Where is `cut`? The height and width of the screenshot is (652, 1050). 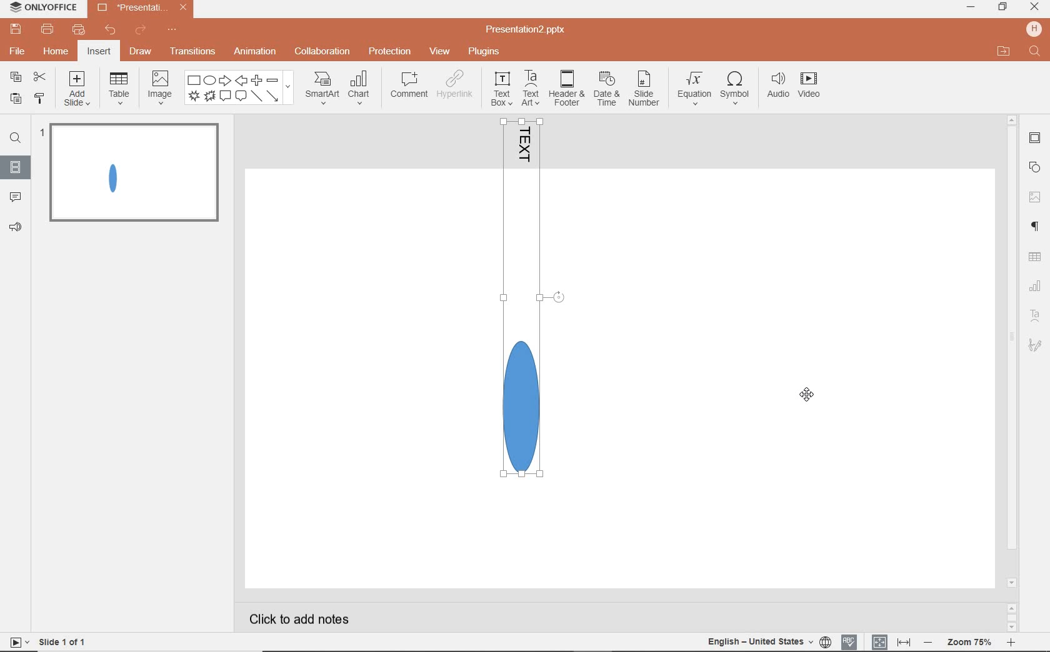
cut is located at coordinates (40, 78).